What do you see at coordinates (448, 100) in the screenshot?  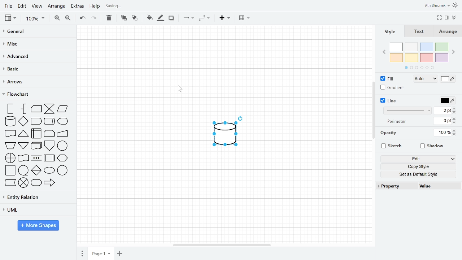 I see `Line color` at bounding box center [448, 100].